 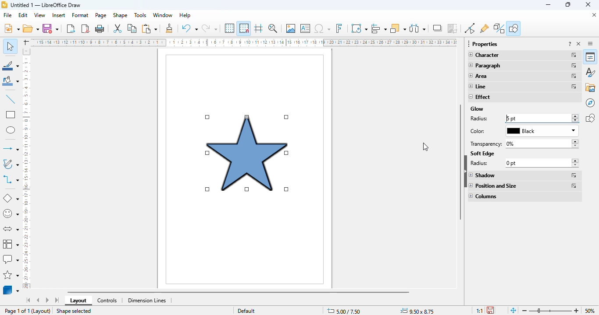 I want to click on show gluepoint functions , so click(x=485, y=28).